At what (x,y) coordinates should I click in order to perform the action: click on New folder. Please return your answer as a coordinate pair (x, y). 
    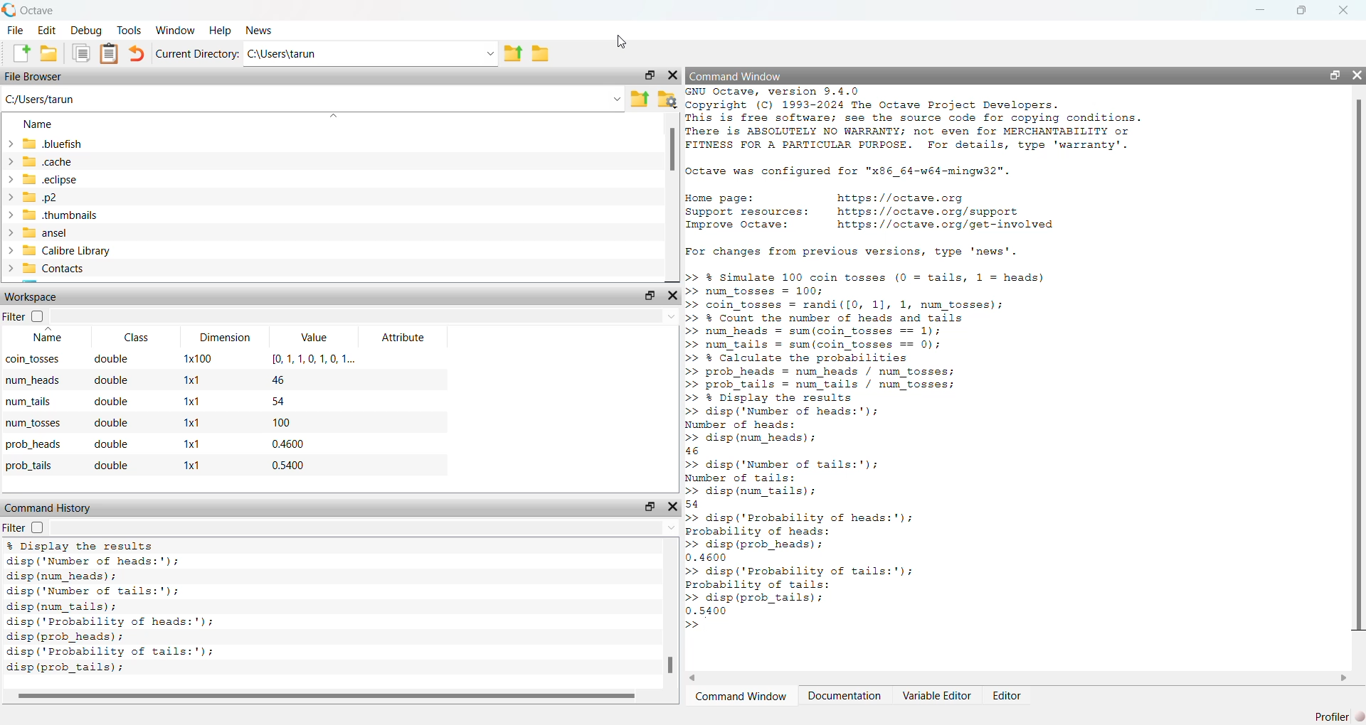
    Looking at the image, I should click on (50, 53).